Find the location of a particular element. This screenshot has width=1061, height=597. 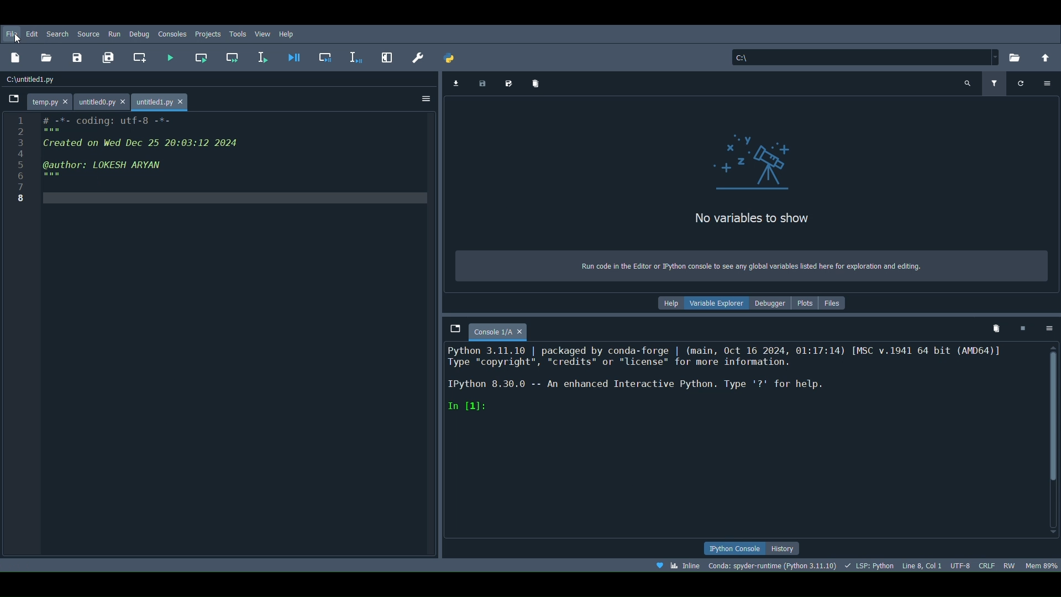

Scrollbar is located at coordinates (1054, 441).